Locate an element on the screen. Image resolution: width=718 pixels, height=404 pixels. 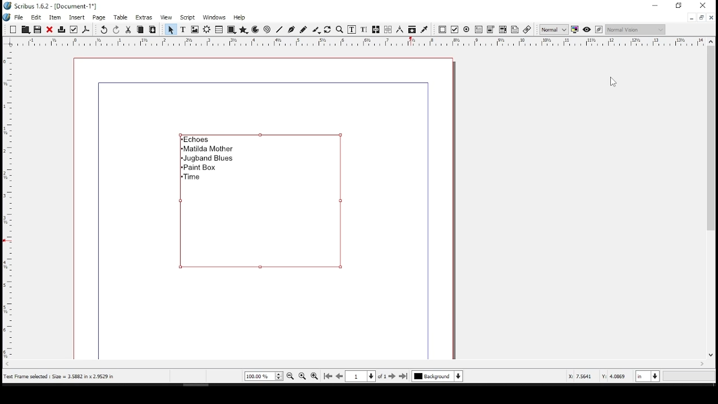
vertical scale is located at coordinates (6, 204).